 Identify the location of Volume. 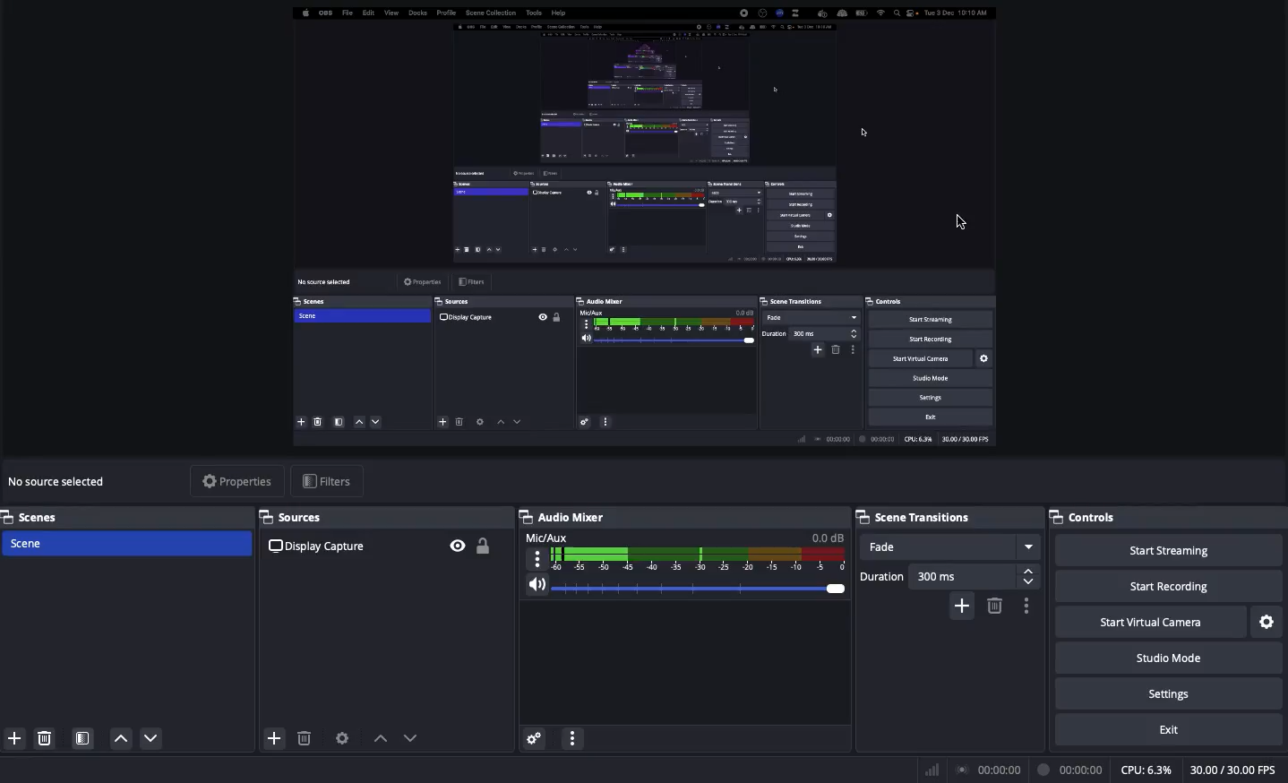
(681, 589).